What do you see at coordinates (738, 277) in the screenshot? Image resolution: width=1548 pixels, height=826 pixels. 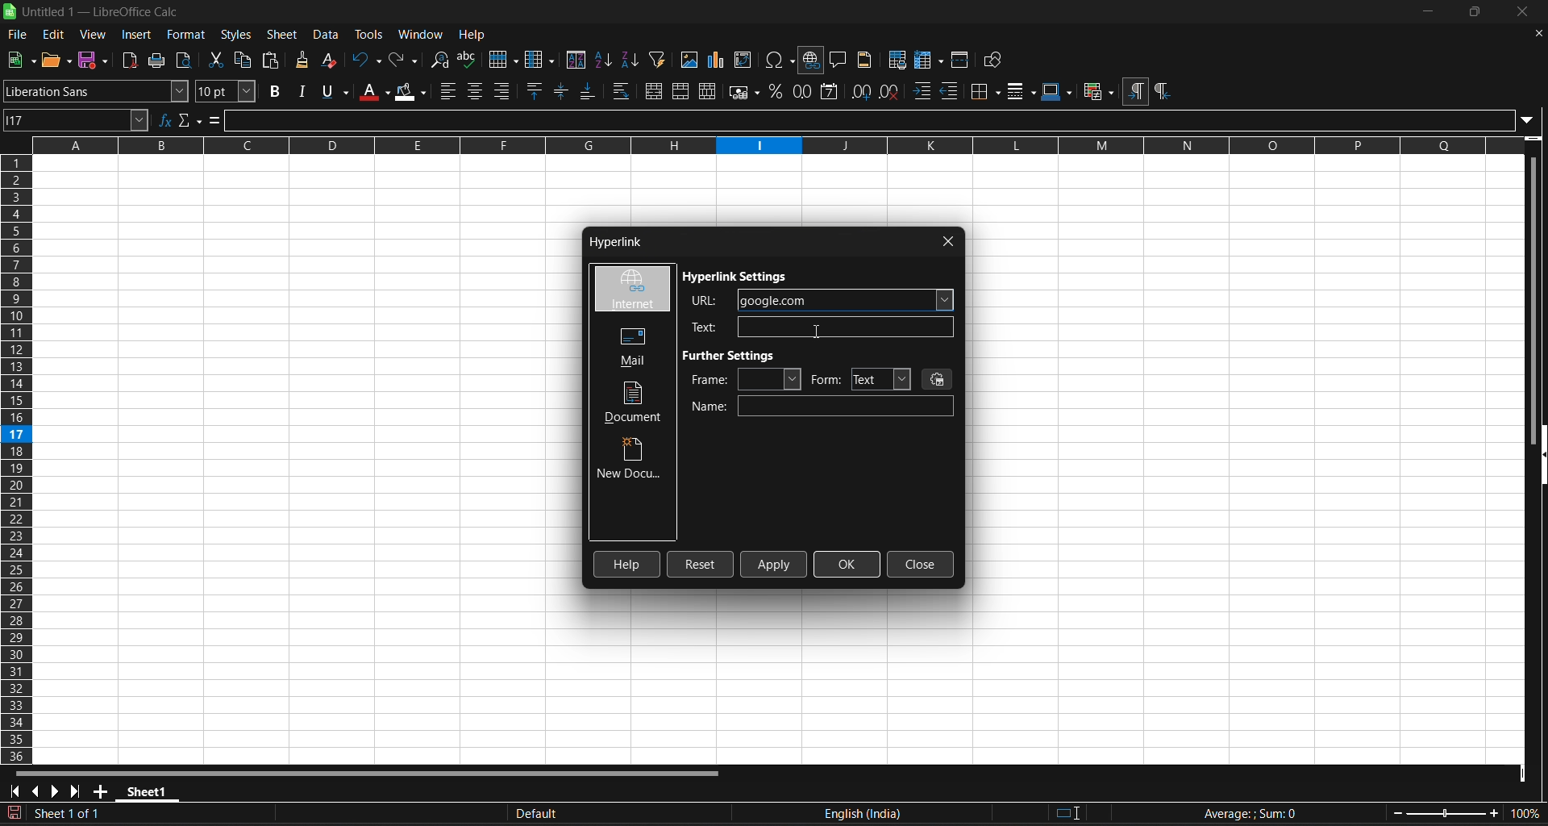 I see `hyperlink settings` at bounding box center [738, 277].